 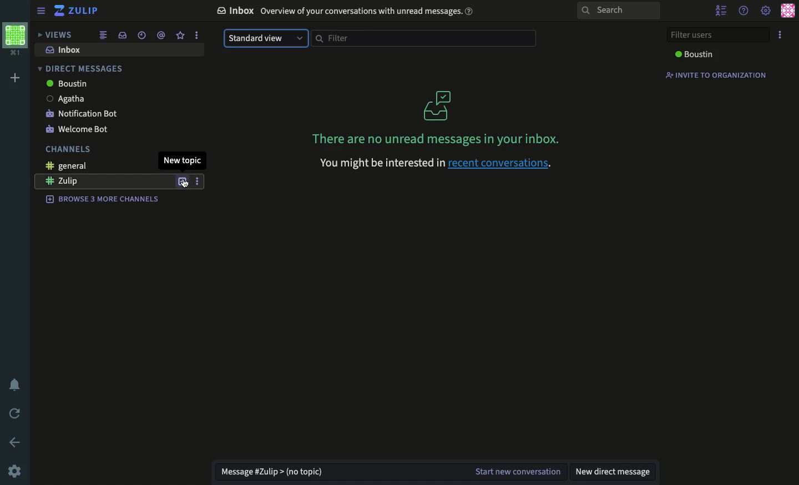 What do you see at coordinates (266, 38) in the screenshot?
I see `standard view` at bounding box center [266, 38].